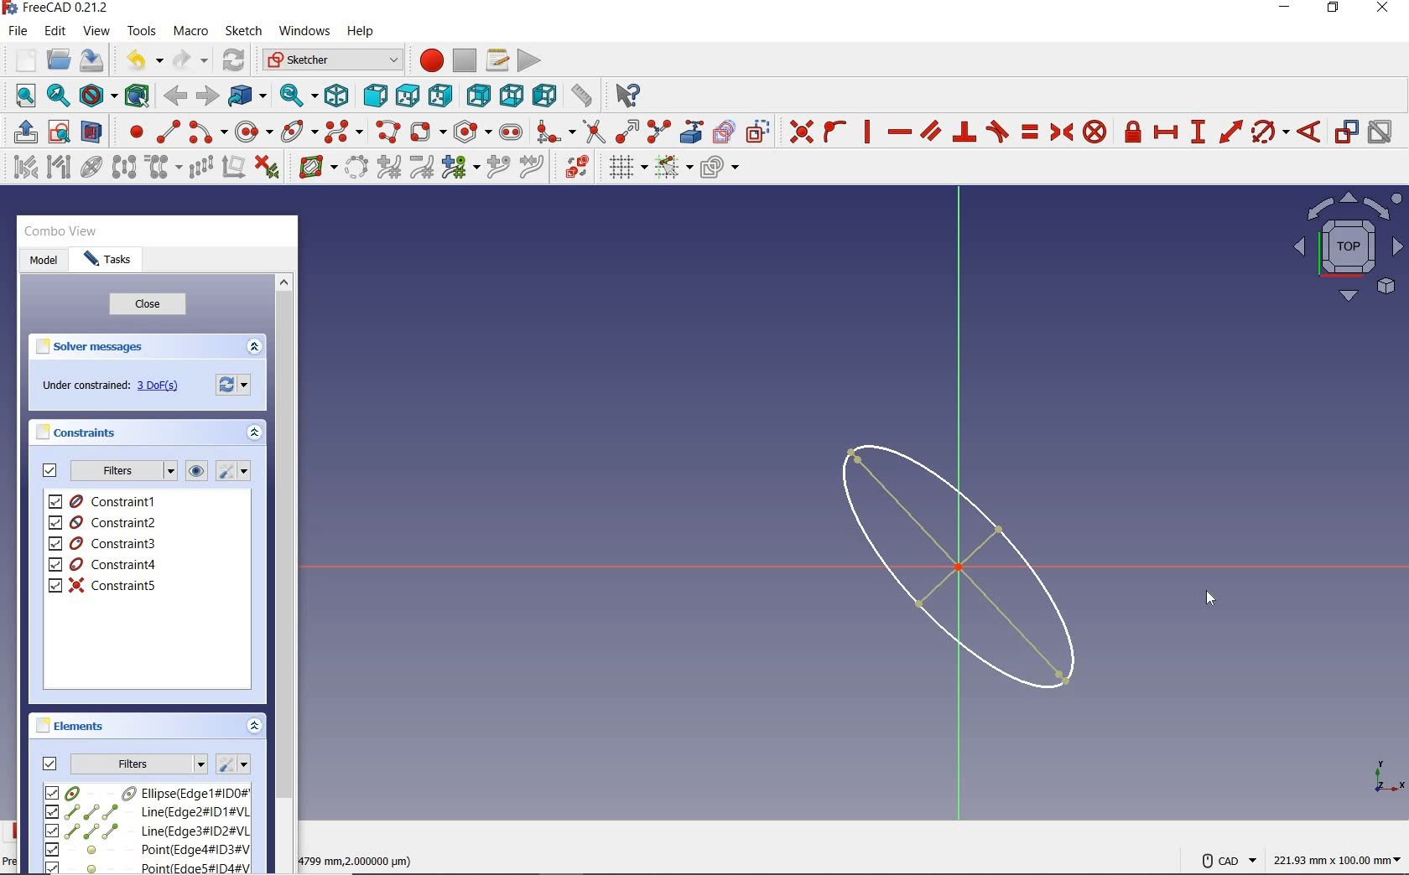 The width and height of the screenshot is (1409, 875). What do you see at coordinates (555, 129) in the screenshot?
I see `create fillet` at bounding box center [555, 129].